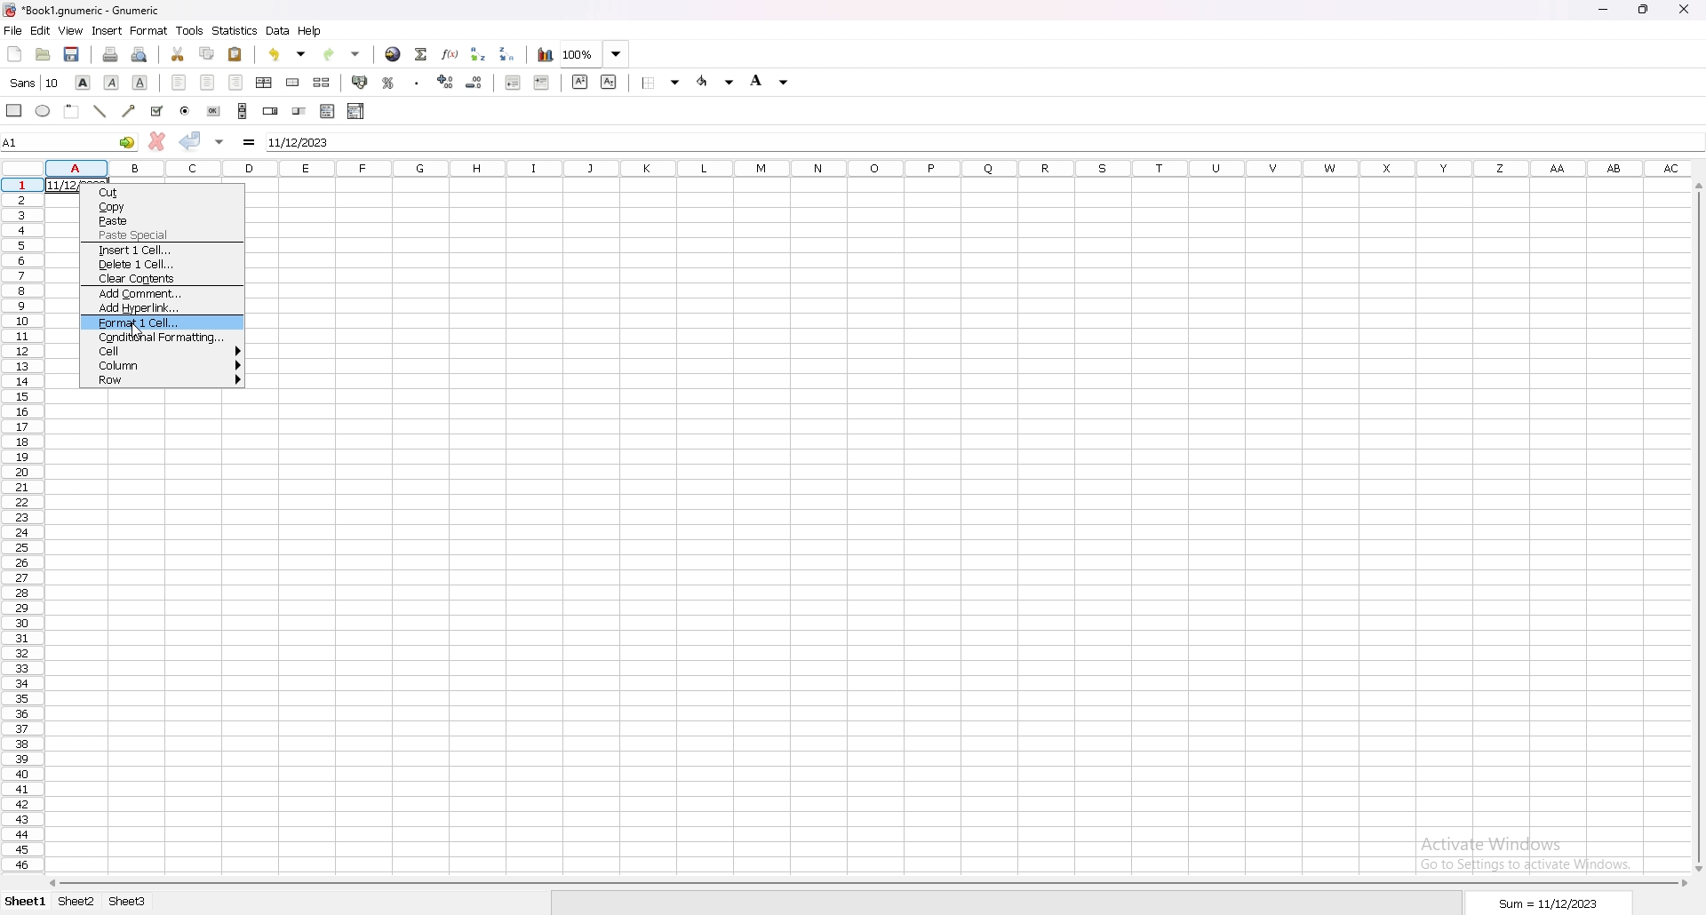  What do you see at coordinates (163, 221) in the screenshot?
I see `paste` at bounding box center [163, 221].